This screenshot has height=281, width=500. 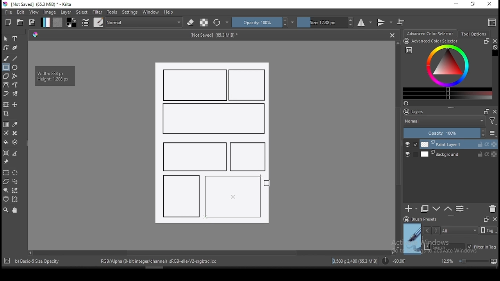 I want to click on active rectangle, so click(x=231, y=197).